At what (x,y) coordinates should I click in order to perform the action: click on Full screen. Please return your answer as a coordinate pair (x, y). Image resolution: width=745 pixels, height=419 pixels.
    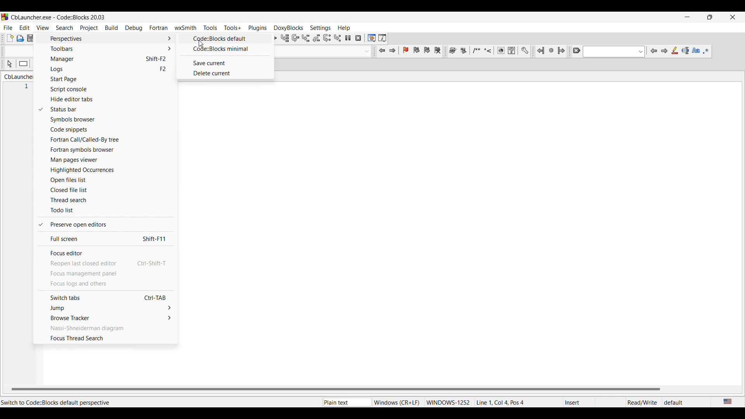
    Looking at the image, I should click on (108, 239).